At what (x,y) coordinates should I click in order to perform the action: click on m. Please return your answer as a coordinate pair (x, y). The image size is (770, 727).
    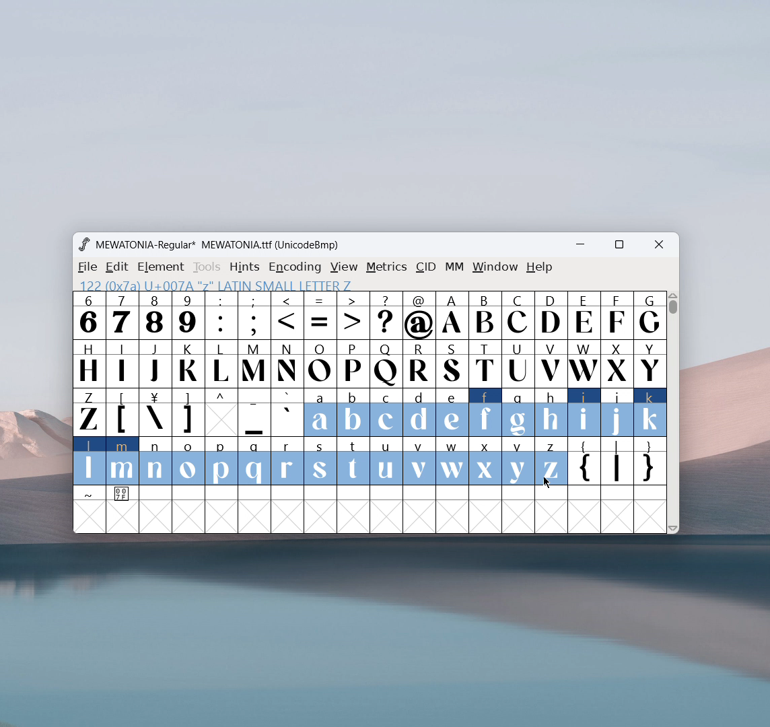
    Looking at the image, I should click on (123, 461).